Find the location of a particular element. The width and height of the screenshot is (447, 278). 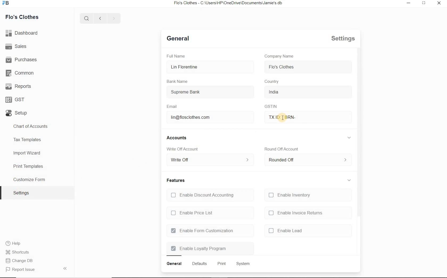

accounts is located at coordinates (179, 138).